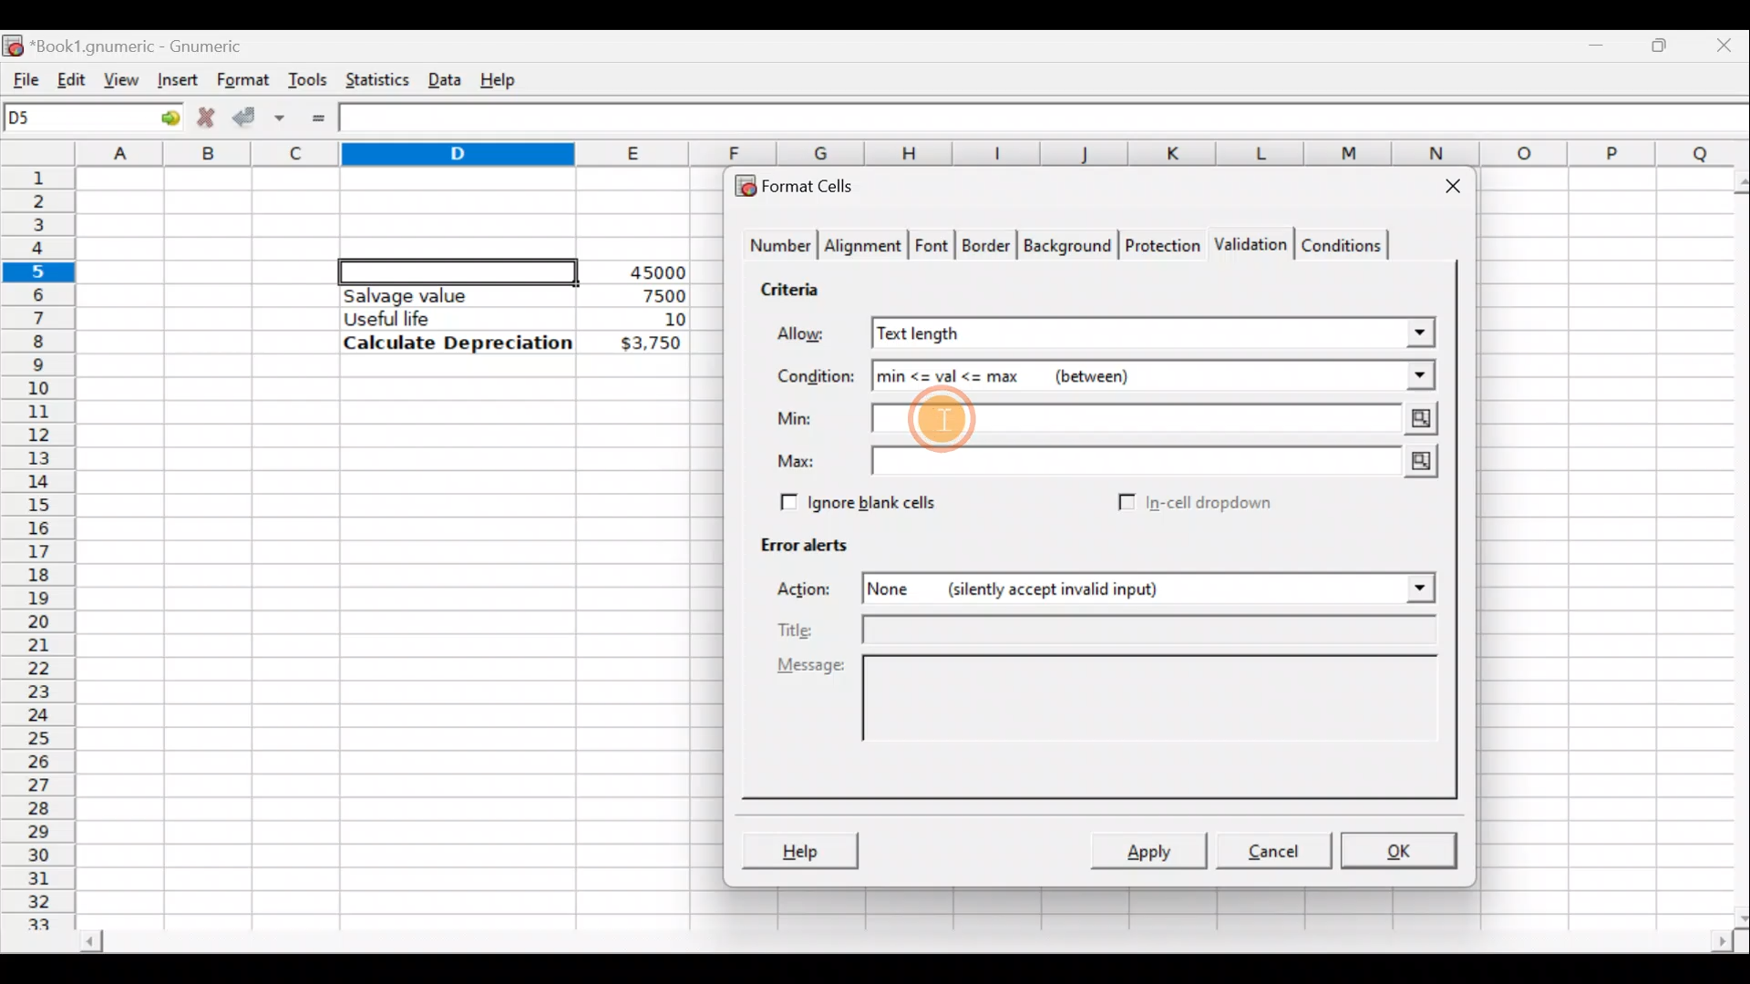  Describe the element at coordinates (1087, 588) in the screenshot. I see `None (silently accept invalid input)` at that location.